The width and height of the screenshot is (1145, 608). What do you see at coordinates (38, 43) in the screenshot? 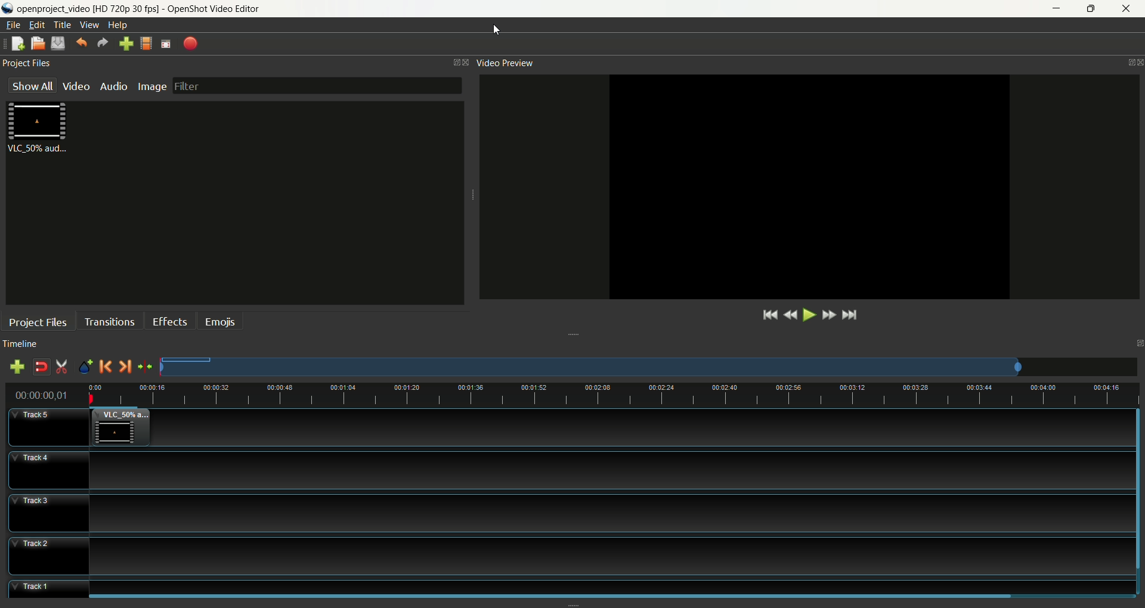
I see `open project` at bounding box center [38, 43].